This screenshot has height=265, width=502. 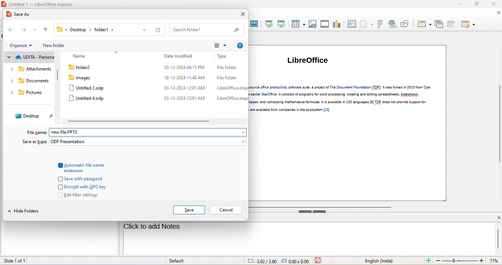 What do you see at coordinates (85, 67) in the screenshot?
I see `folder 2` at bounding box center [85, 67].